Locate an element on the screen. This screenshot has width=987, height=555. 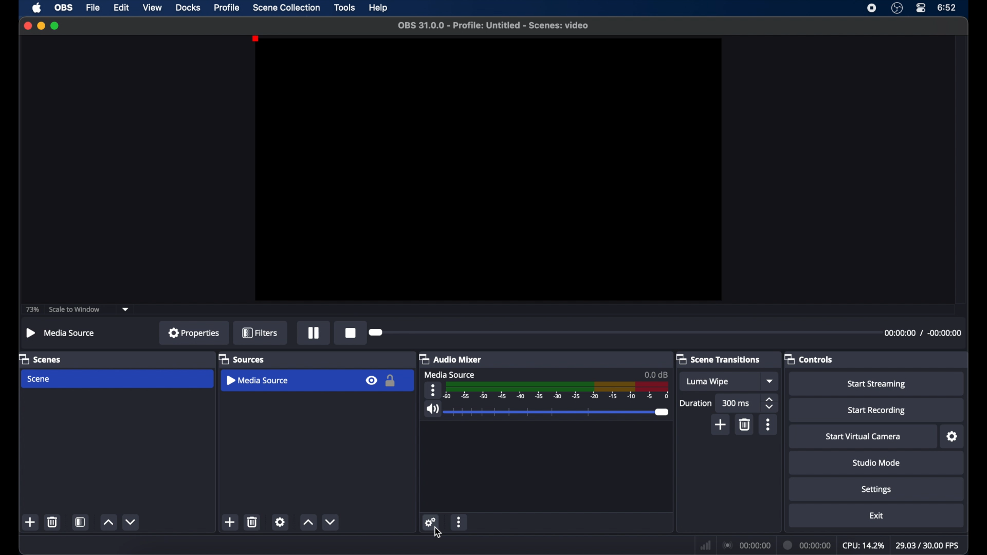
view is located at coordinates (152, 7).